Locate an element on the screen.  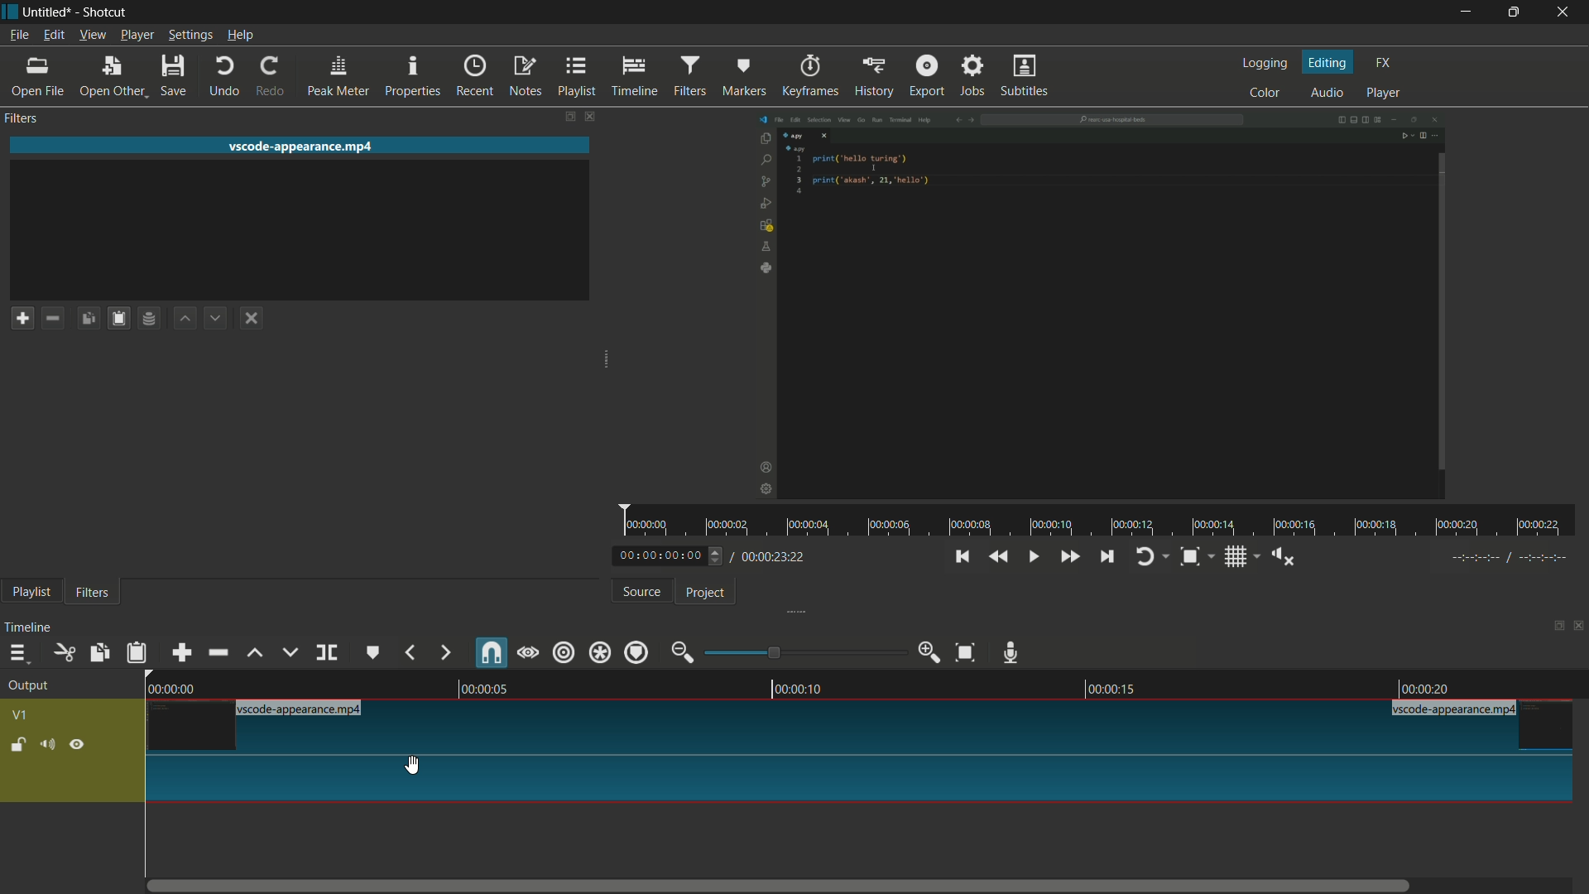
open other is located at coordinates (116, 75).